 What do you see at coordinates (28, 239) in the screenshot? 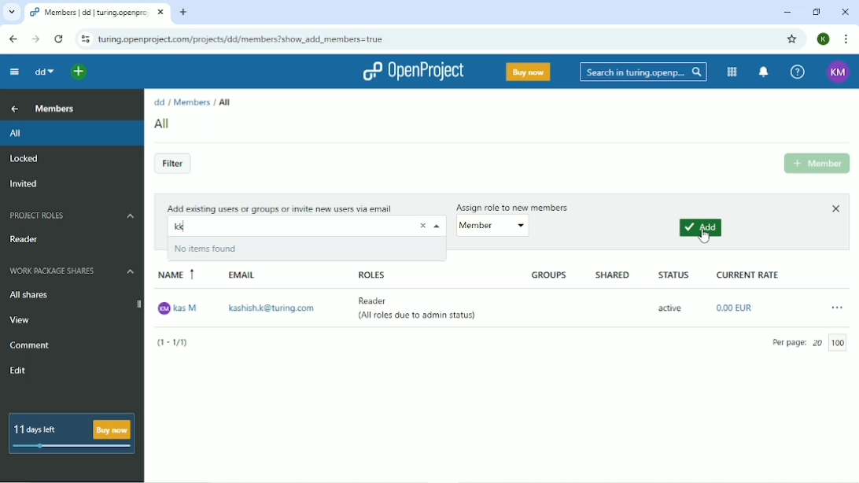
I see `Reader` at bounding box center [28, 239].